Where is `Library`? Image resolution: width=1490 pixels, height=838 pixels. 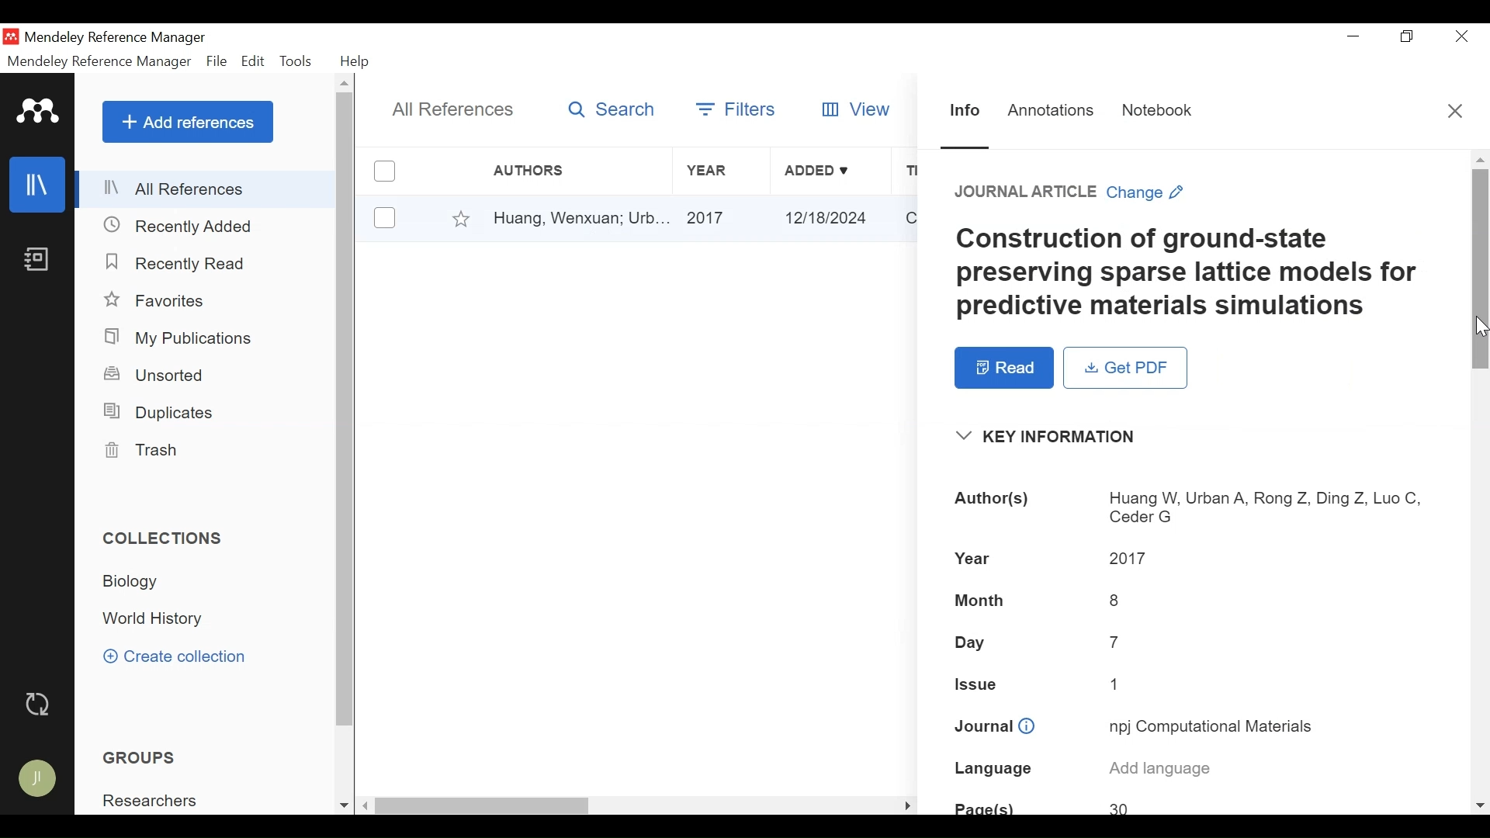 Library is located at coordinates (40, 185).